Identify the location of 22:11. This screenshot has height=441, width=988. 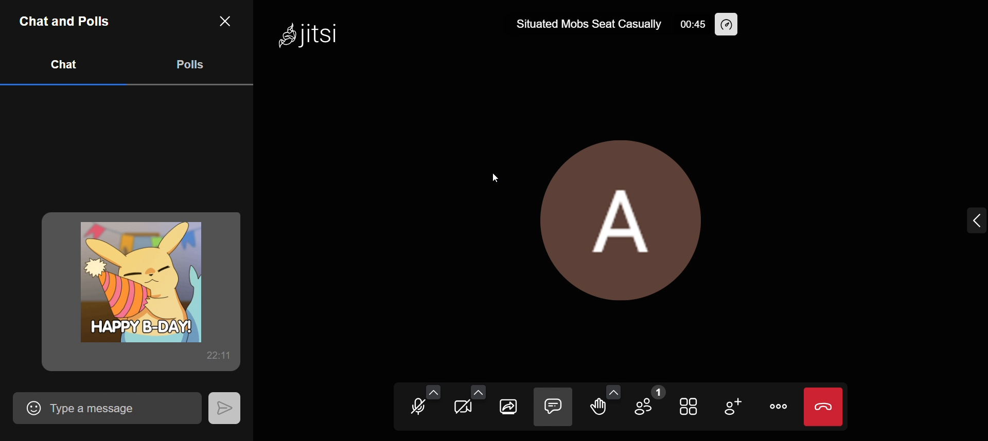
(219, 355).